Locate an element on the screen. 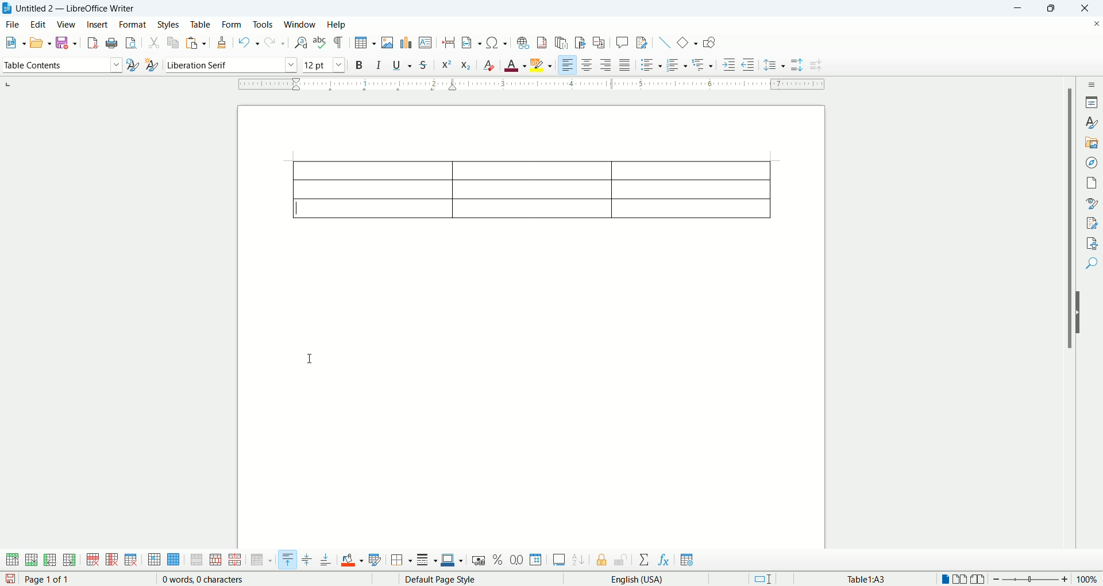 The image size is (1103, 586). delete row is located at coordinates (92, 559).